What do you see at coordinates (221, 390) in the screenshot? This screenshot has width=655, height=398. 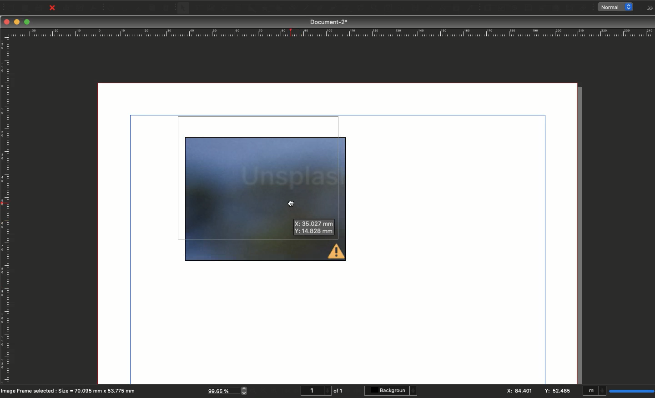 I see `99.65 %` at bounding box center [221, 390].